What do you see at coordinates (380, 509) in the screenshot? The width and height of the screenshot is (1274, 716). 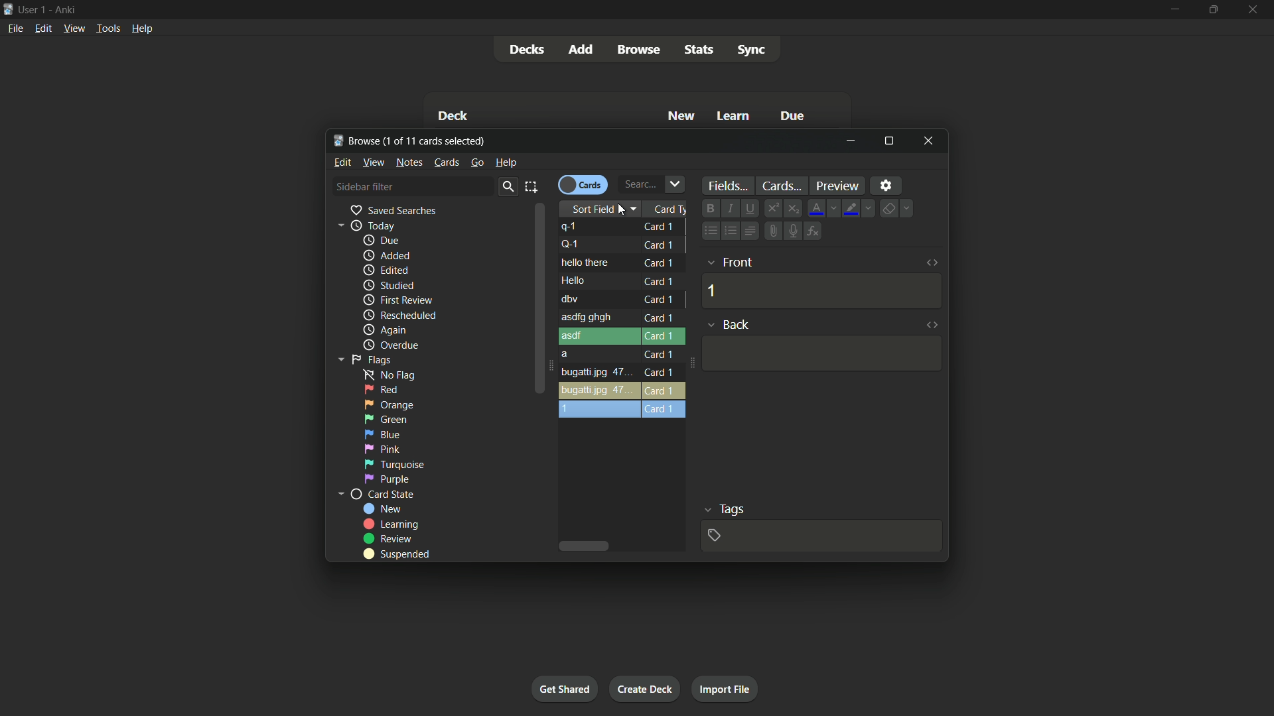 I see `new` at bounding box center [380, 509].